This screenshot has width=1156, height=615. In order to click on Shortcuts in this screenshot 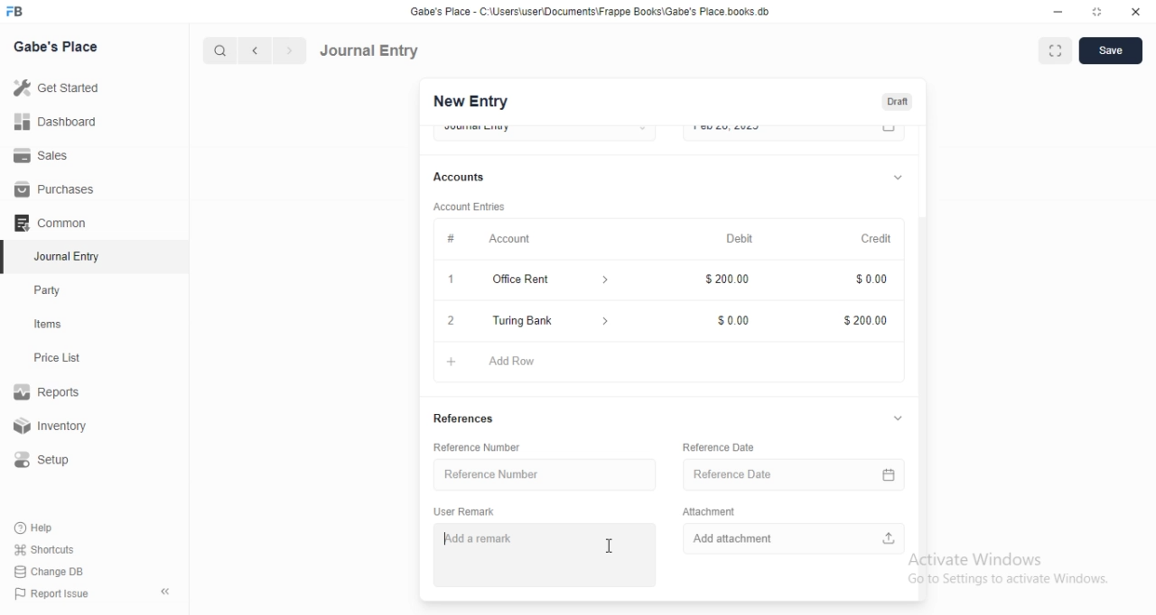, I will do `click(44, 548)`.